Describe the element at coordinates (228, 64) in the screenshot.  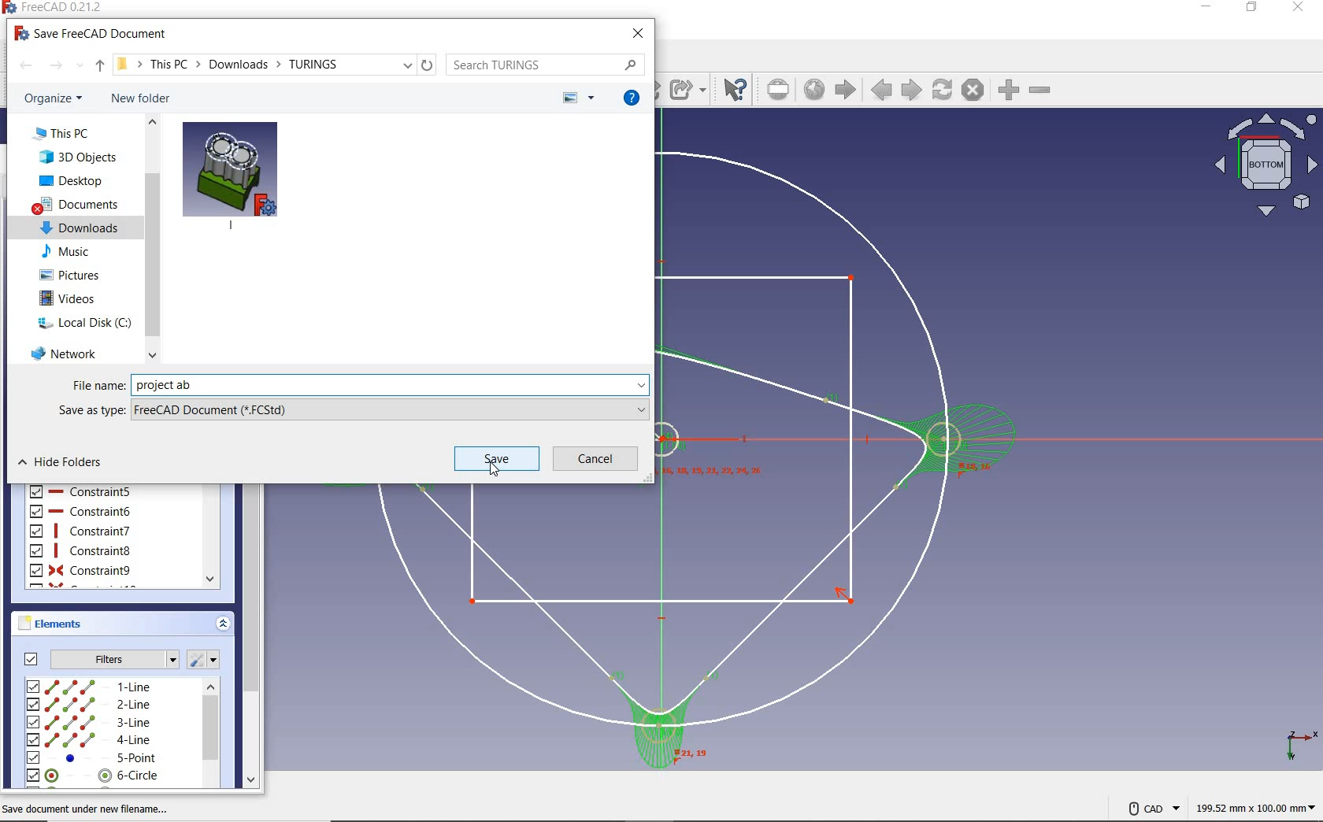
I see `file path` at that location.